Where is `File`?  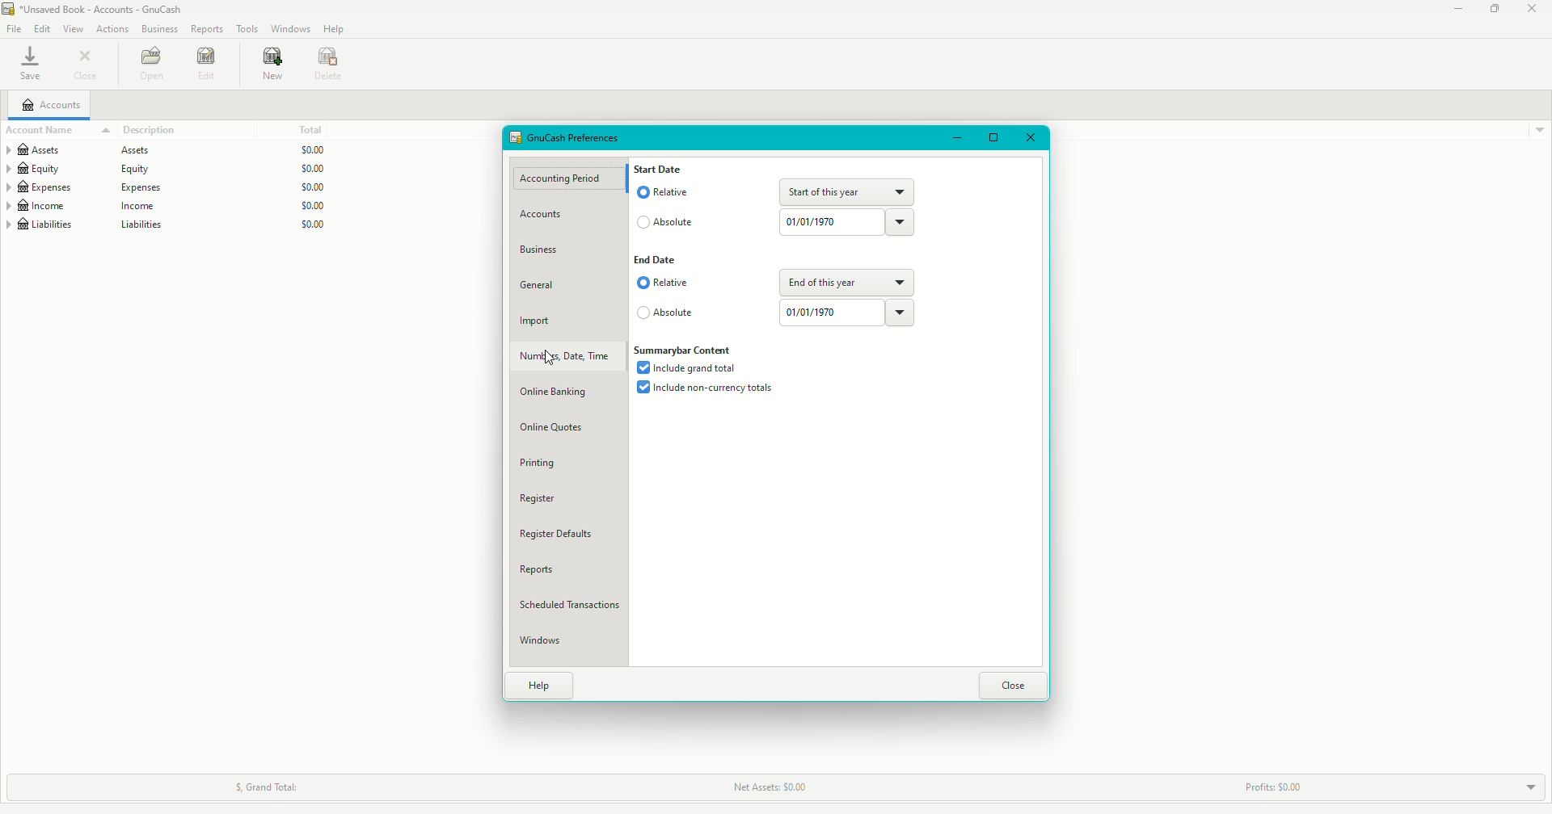 File is located at coordinates (15, 29).